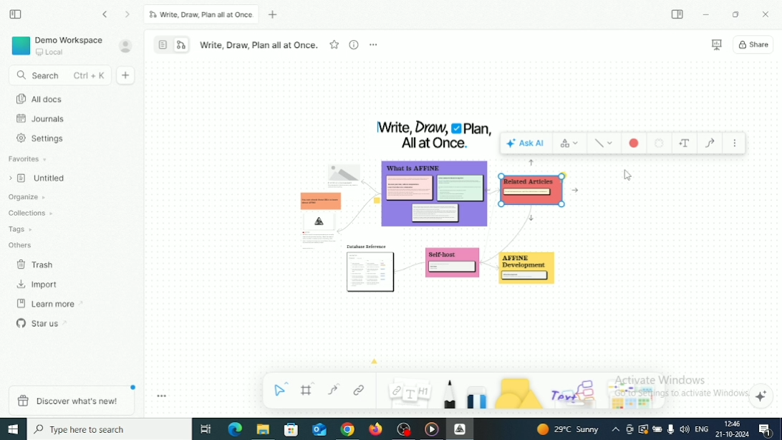  I want to click on Presentation, so click(716, 45).